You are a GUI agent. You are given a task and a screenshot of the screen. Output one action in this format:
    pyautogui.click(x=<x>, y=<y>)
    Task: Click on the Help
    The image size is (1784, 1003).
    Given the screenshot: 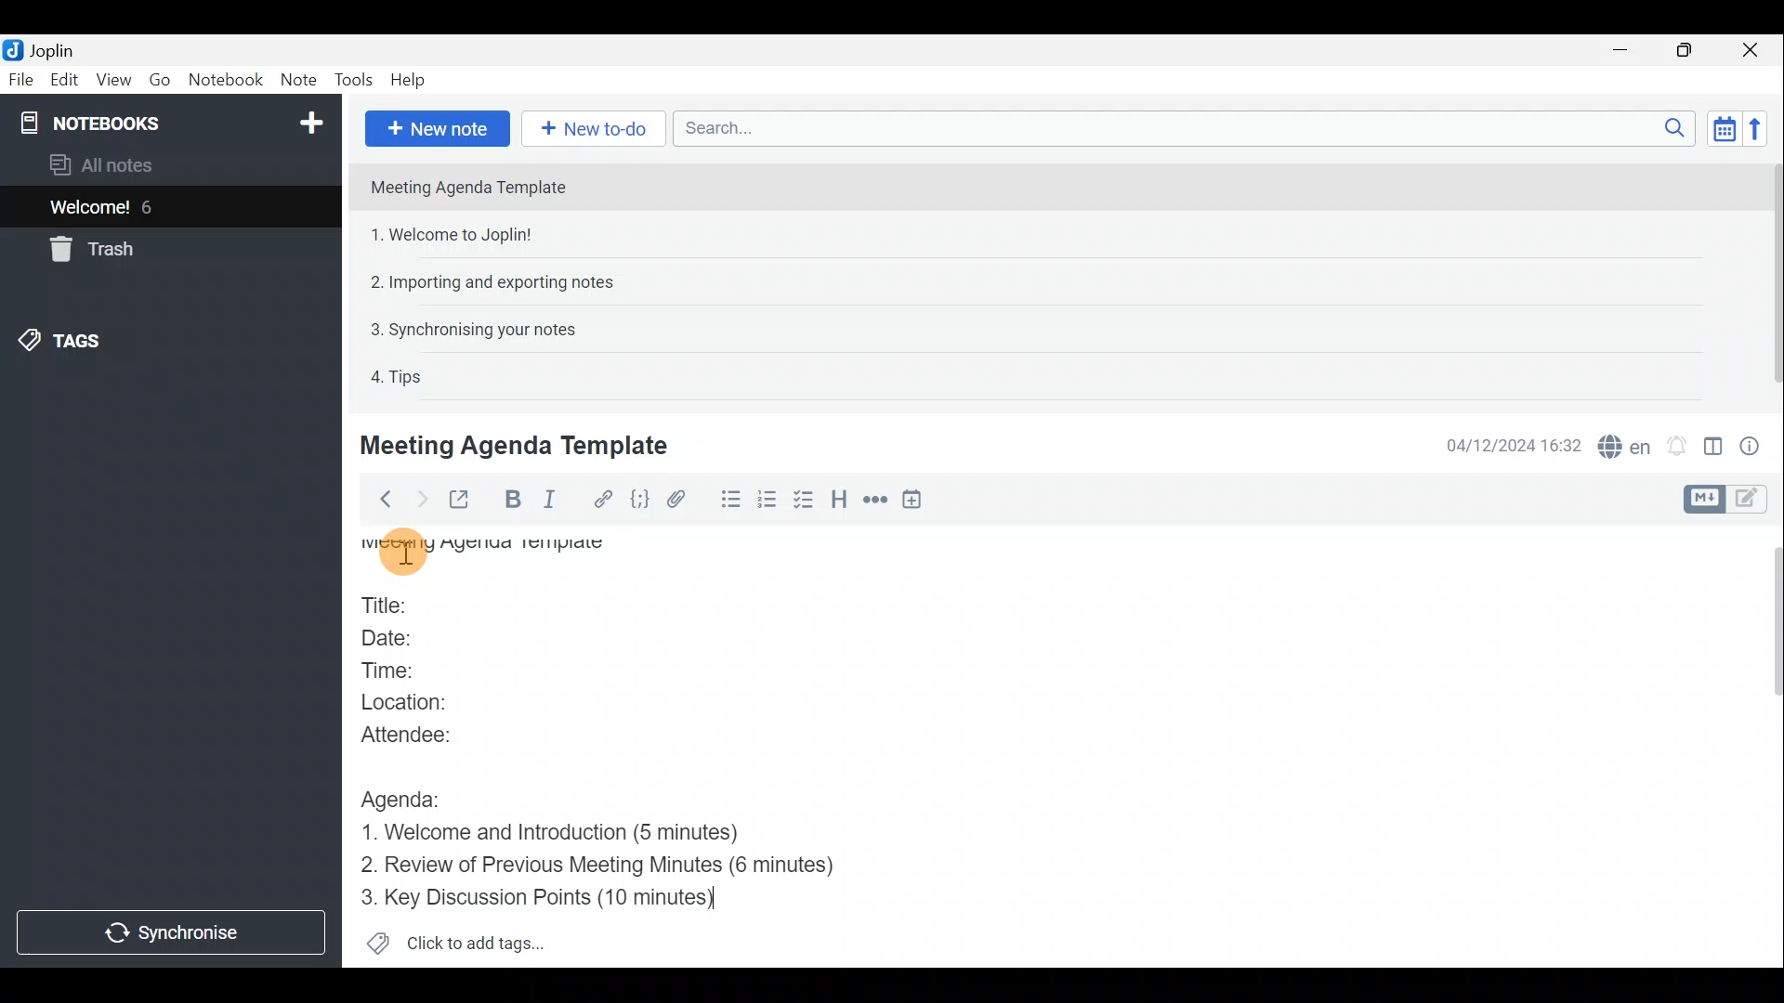 What is the action you would take?
    pyautogui.click(x=412, y=80)
    